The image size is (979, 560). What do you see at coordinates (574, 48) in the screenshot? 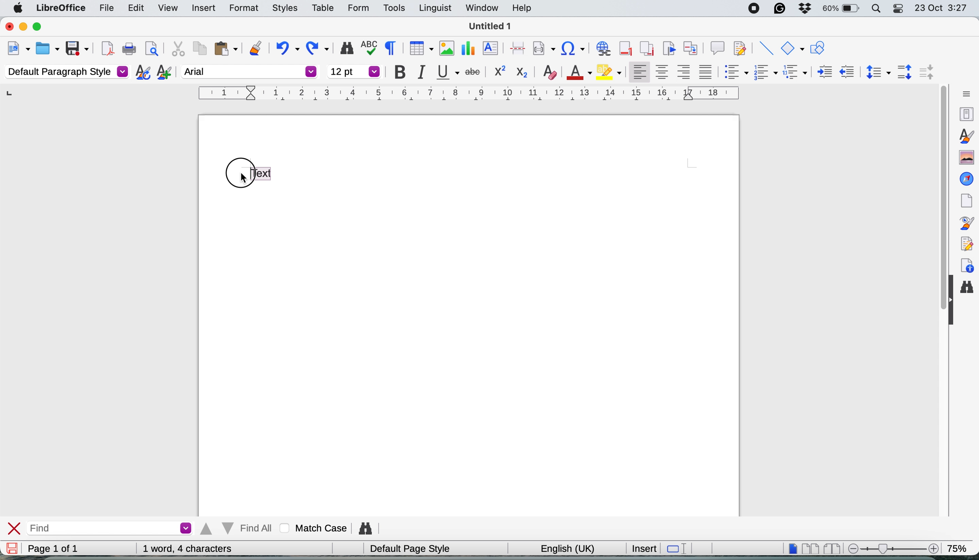
I see `insert hyperlink` at bounding box center [574, 48].